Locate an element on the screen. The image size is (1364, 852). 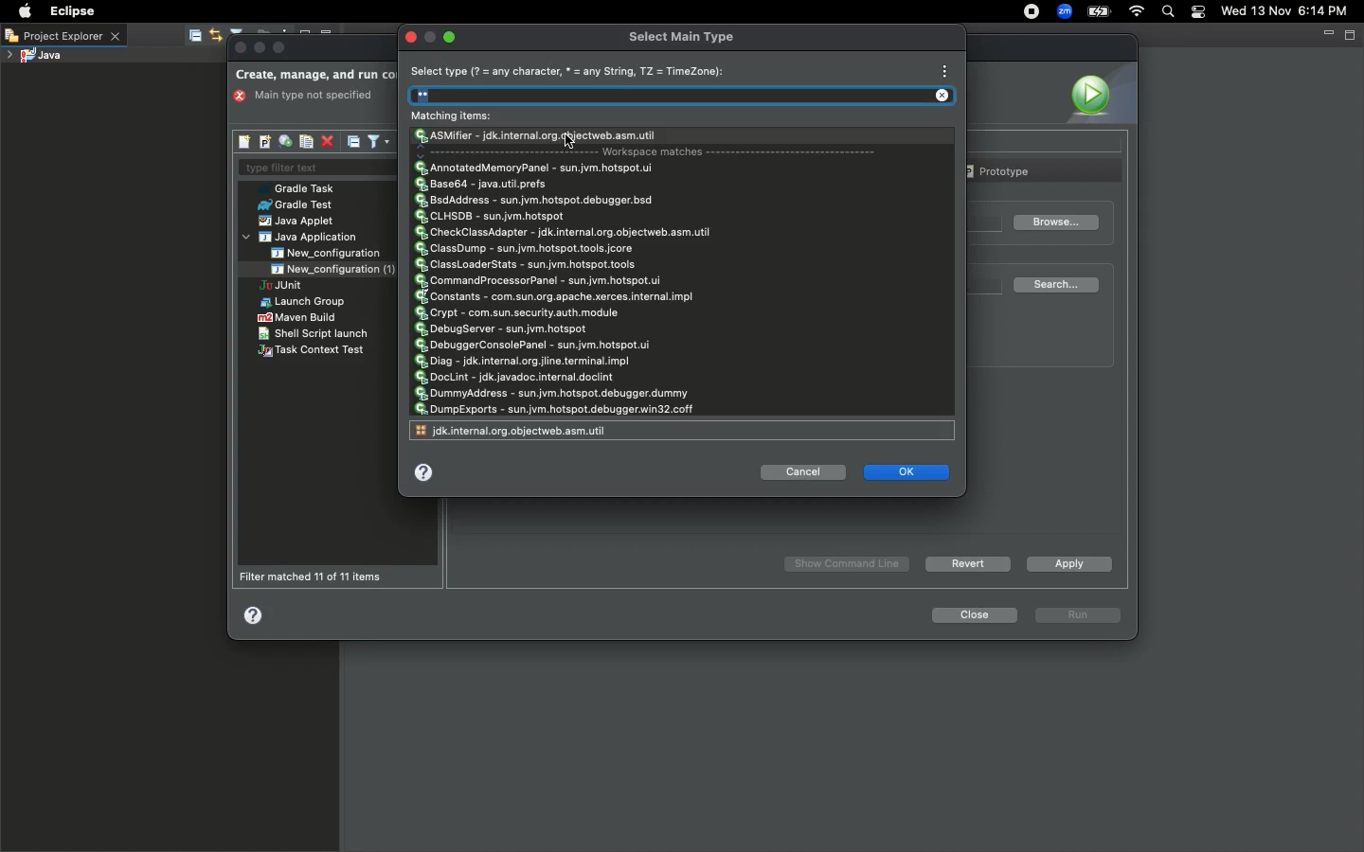
View menu is located at coordinates (943, 70).